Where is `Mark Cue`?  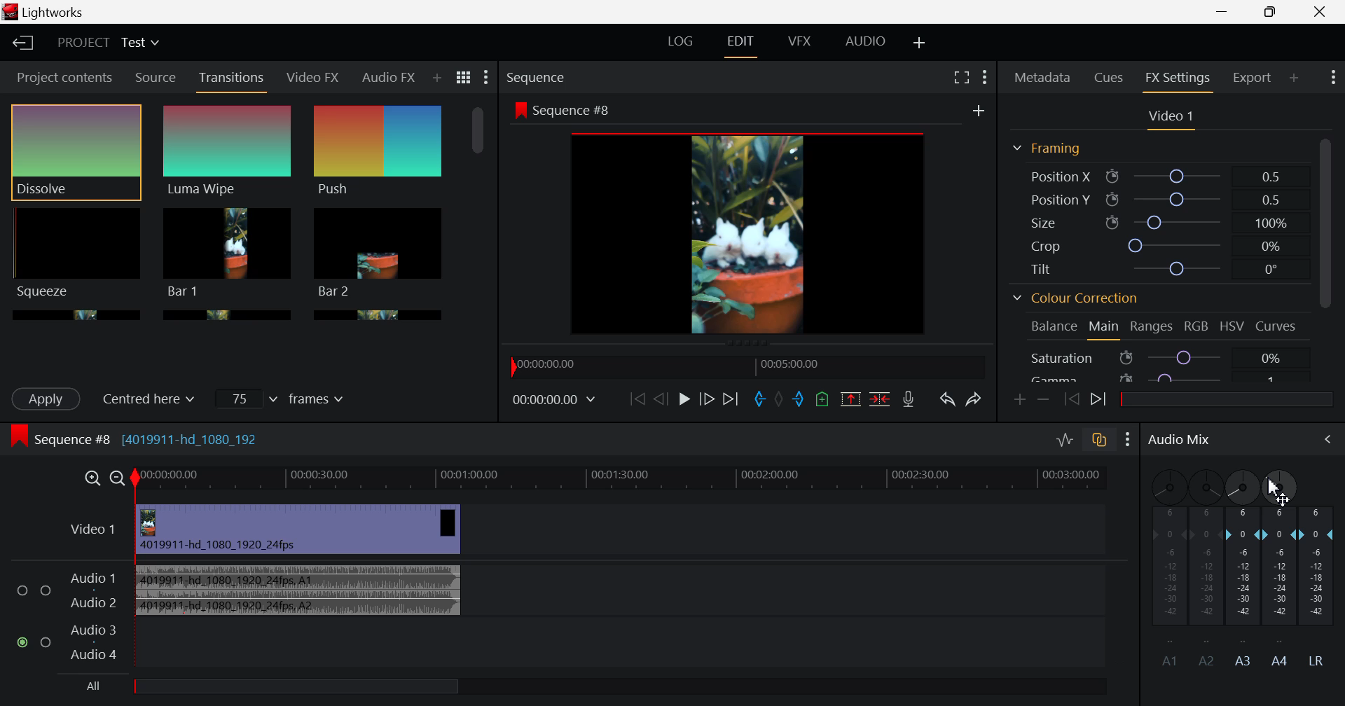
Mark Cue is located at coordinates (821, 399).